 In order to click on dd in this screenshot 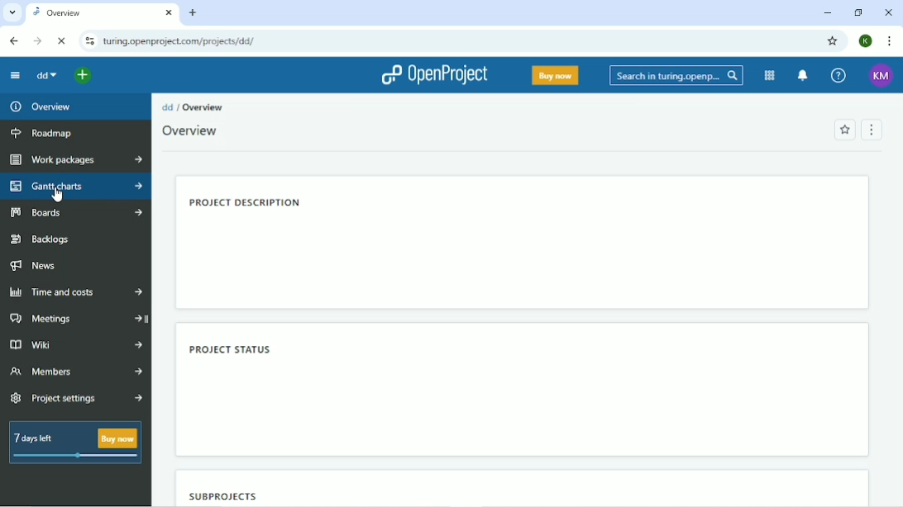, I will do `click(167, 107)`.